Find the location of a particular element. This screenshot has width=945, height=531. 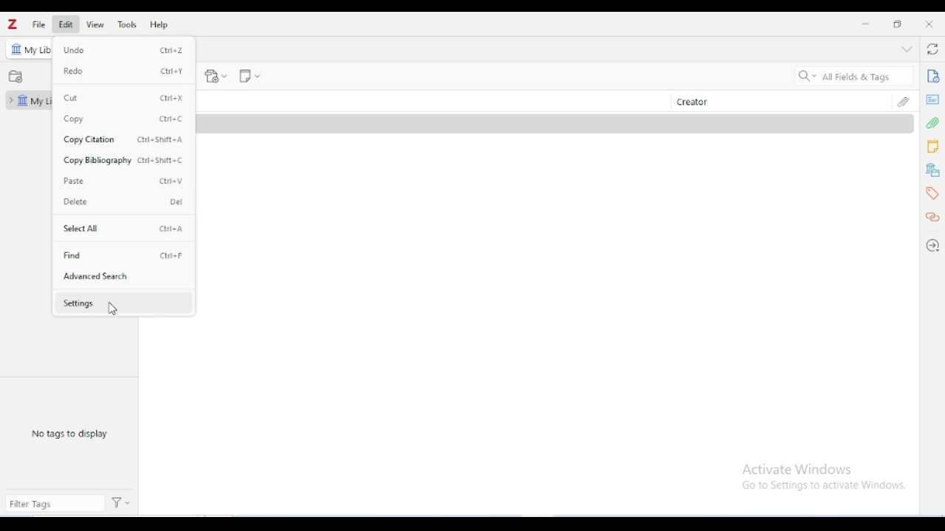

libraries and collections is located at coordinates (932, 170).